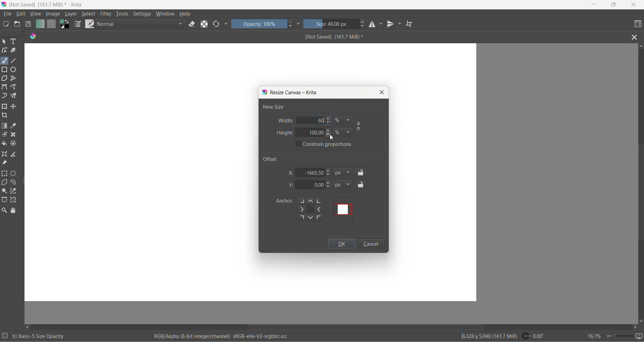 The image size is (644, 342). What do you see at coordinates (15, 60) in the screenshot?
I see `line tool` at bounding box center [15, 60].